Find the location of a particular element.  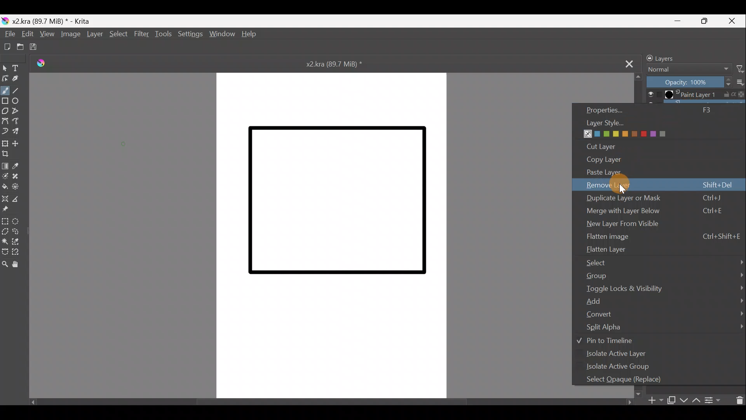

Add layer is located at coordinates (655, 401).